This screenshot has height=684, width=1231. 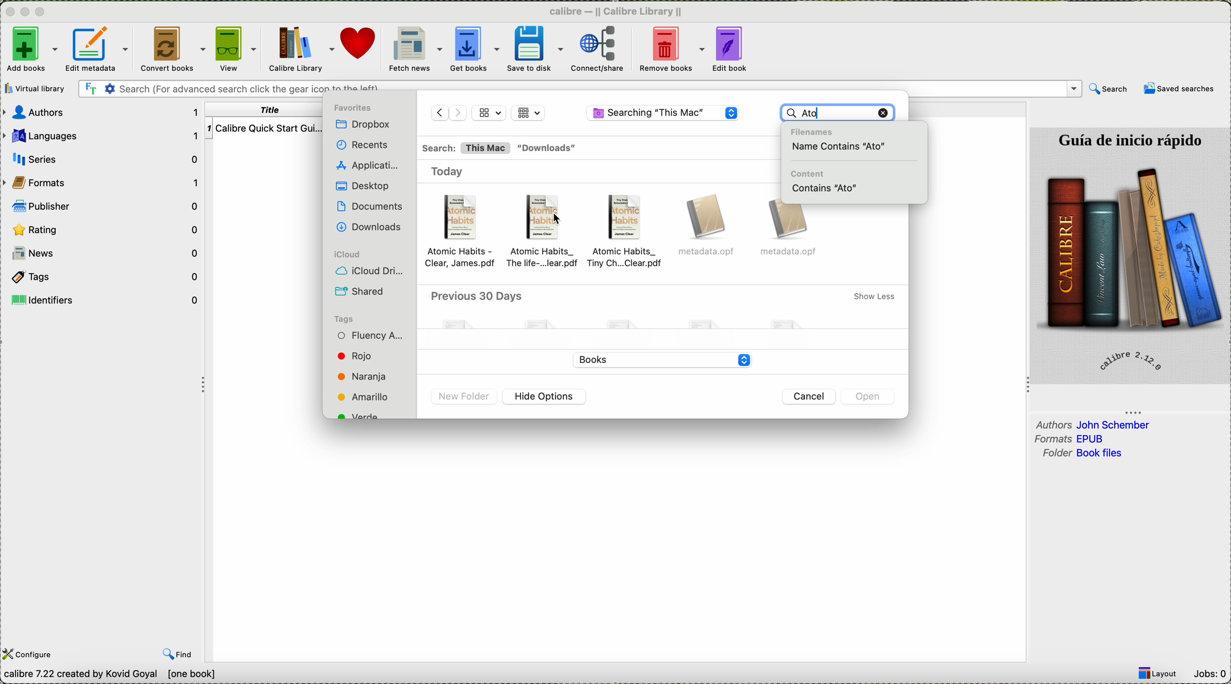 What do you see at coordinates (529, 112) in the screenshot?
I see `grid view` at bounding box center [529, 112].